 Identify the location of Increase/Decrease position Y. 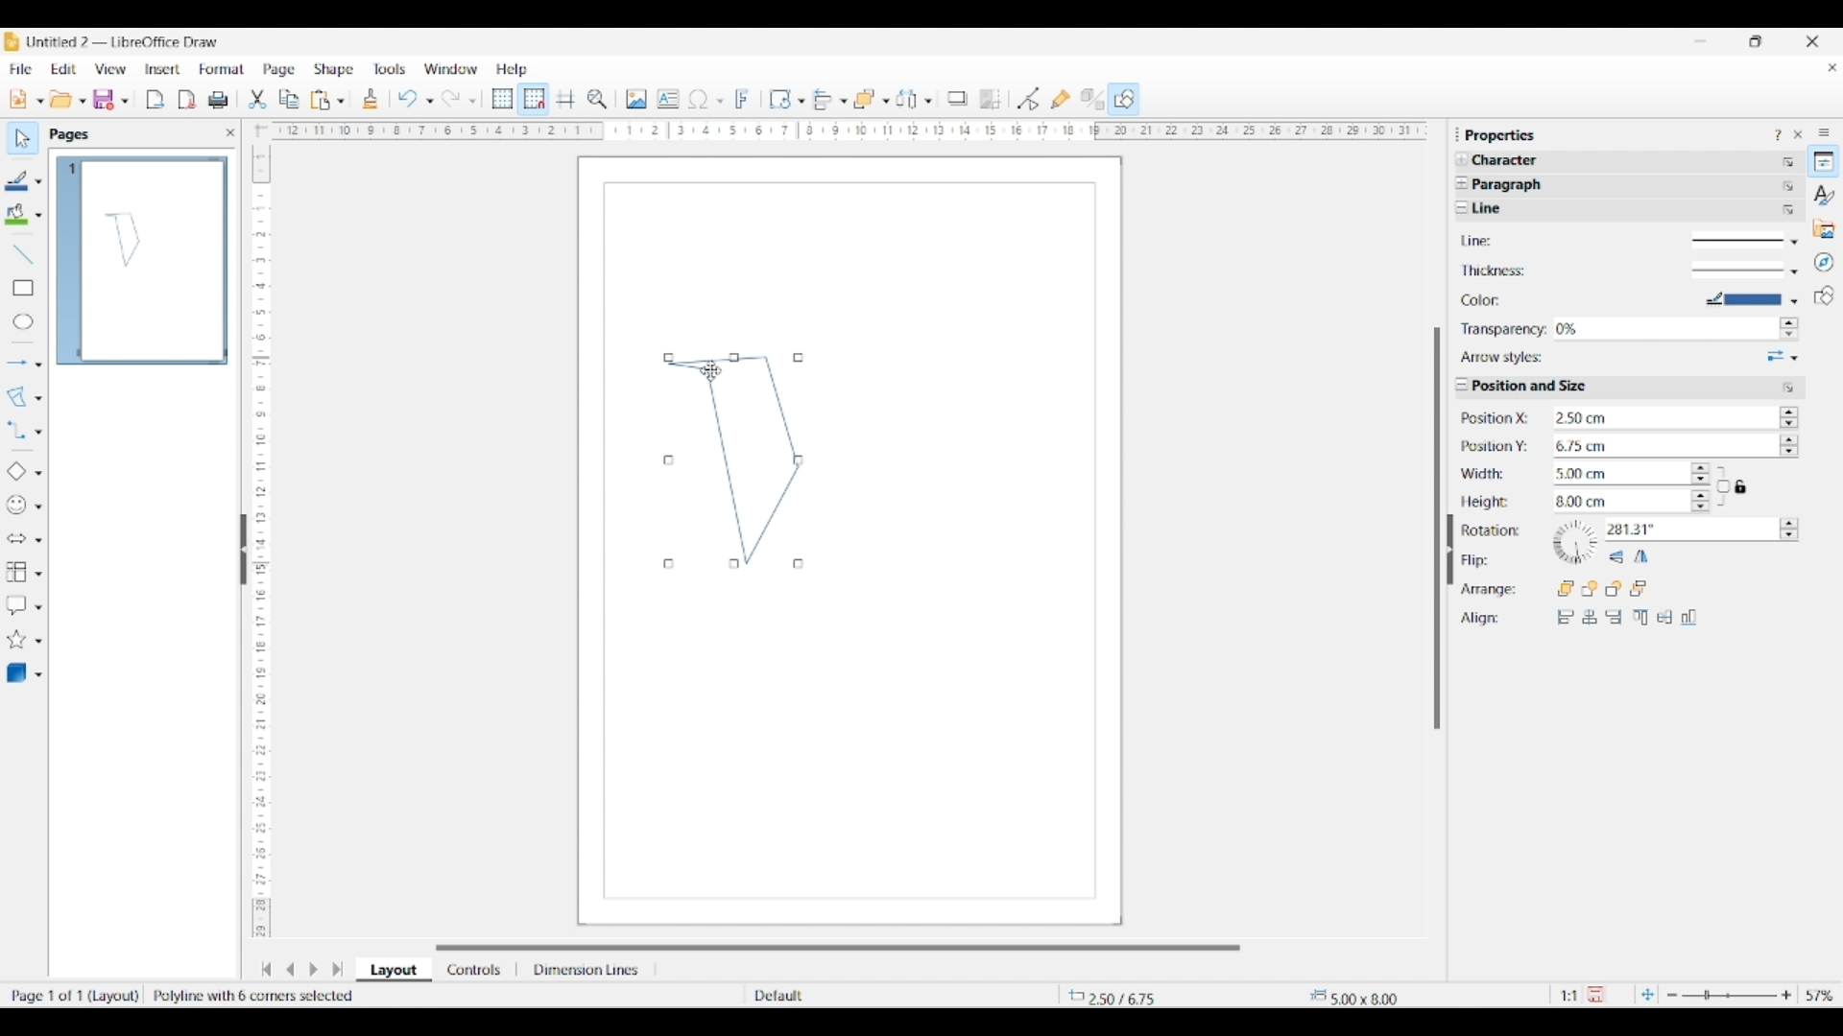
(1790, 444).